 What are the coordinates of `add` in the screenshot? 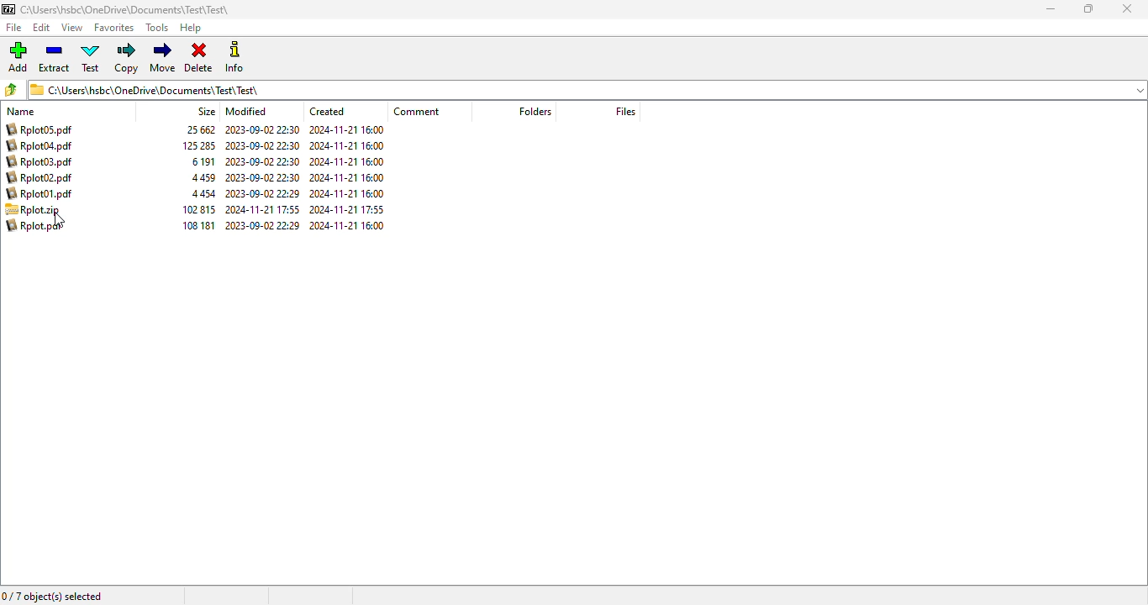 It's located at (18, 57).